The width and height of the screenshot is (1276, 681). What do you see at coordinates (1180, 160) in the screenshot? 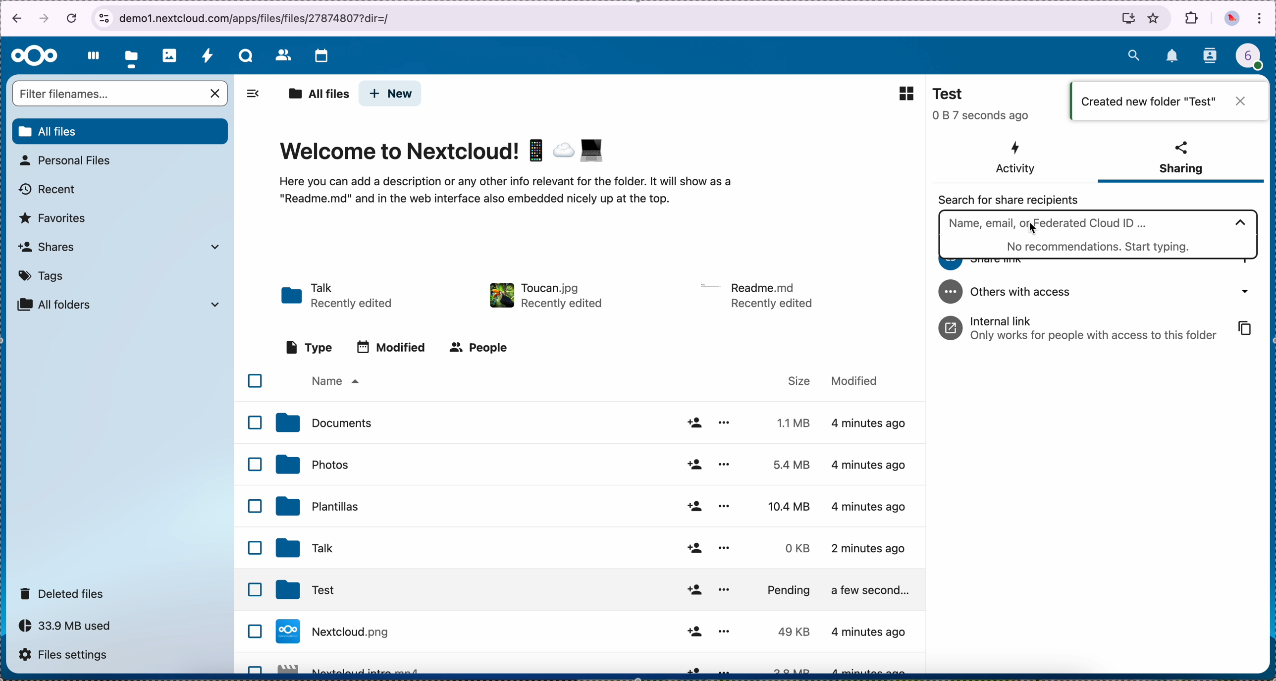
I see `sharing` at bounding box center [1180, 160].